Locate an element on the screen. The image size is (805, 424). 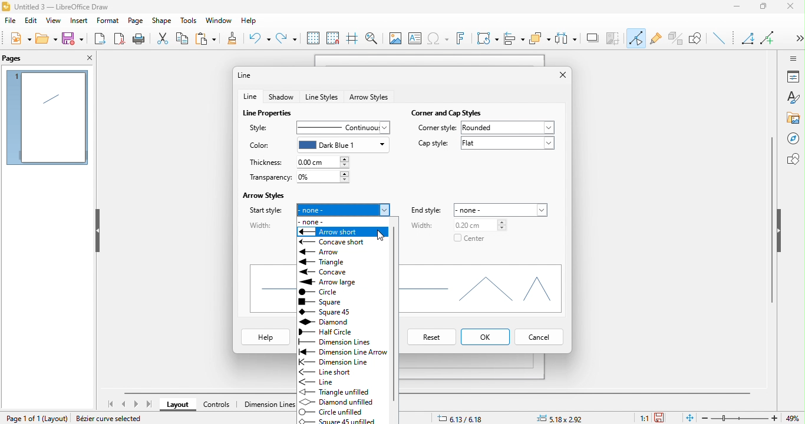
copy is located at coordinates (185, 38).